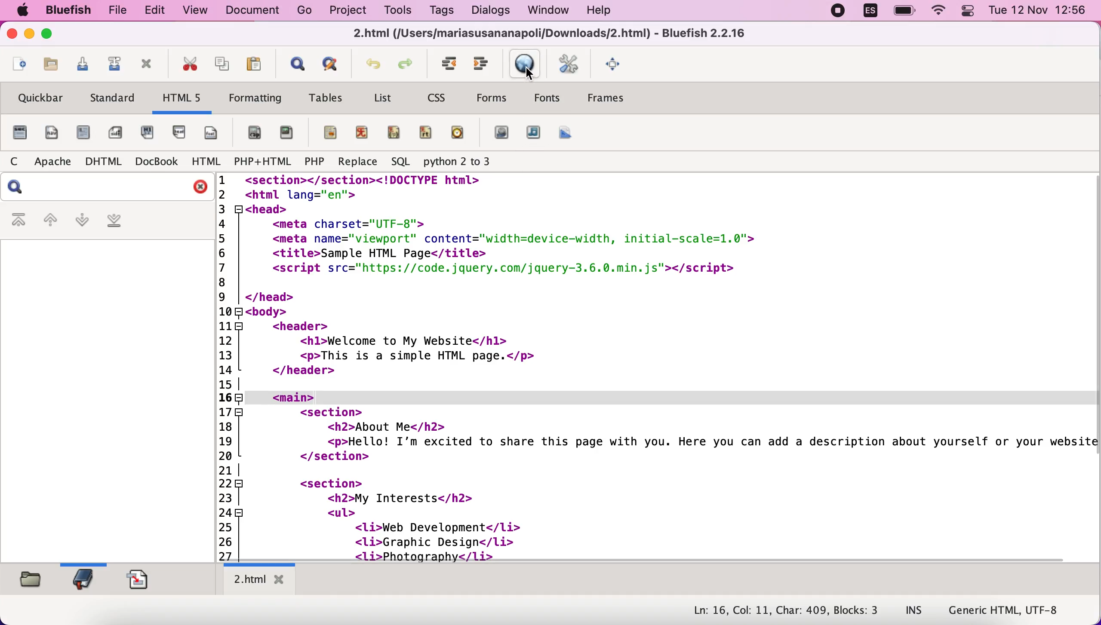 This screenshot has width=1101, height=625. Describe the element at coordinates (481, 64) in the screenshot. I see `unindent` at that location.